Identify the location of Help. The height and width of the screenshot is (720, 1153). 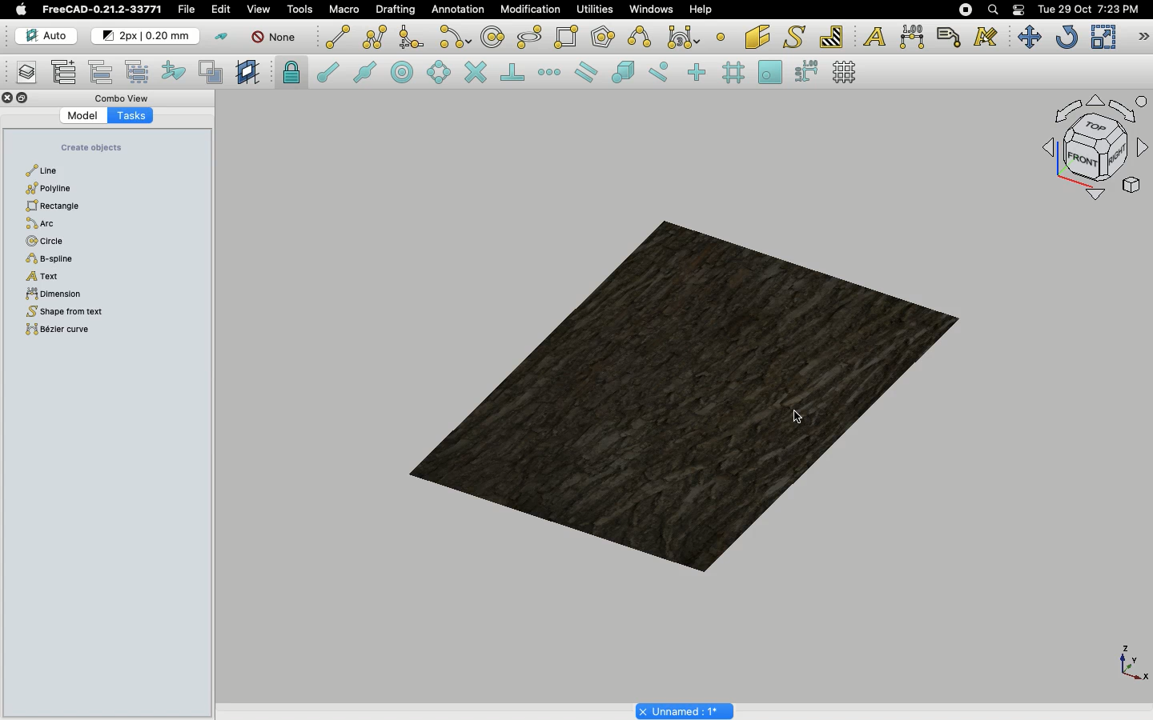
(701, 8).